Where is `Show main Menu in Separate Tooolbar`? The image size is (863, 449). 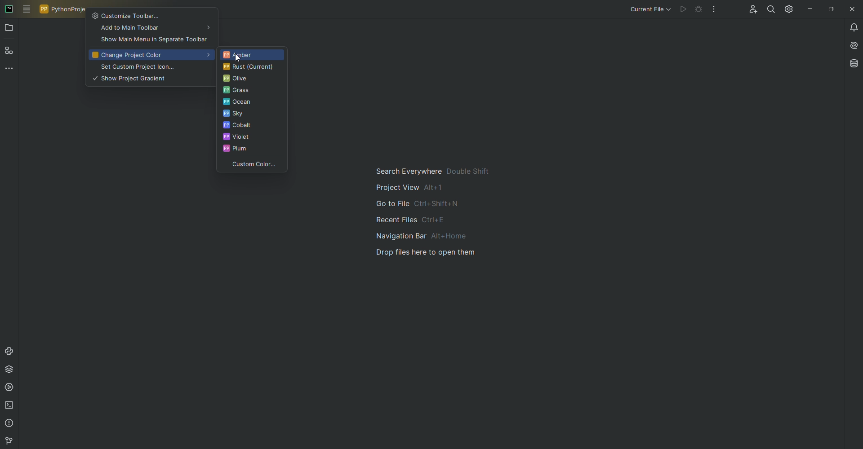 Show main Menu in Separate Tooolbar is located at coordinates (153, 40).